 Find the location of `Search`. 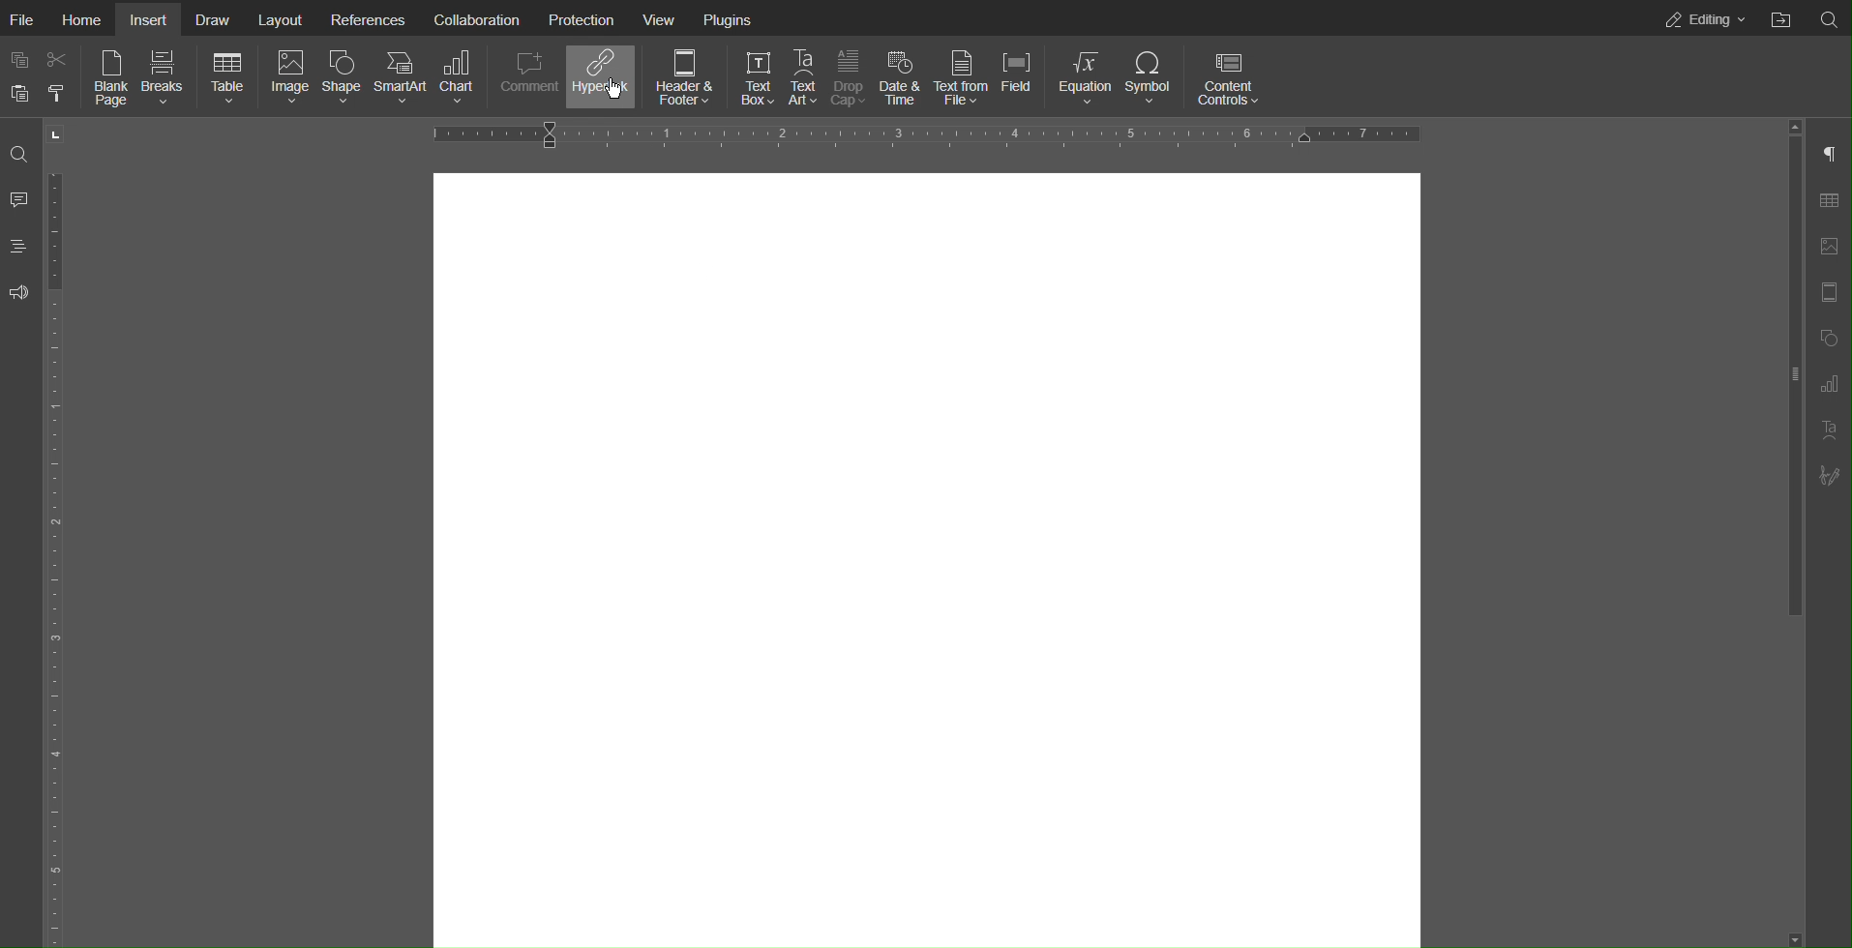

Search is located at coordinates (19, 153).